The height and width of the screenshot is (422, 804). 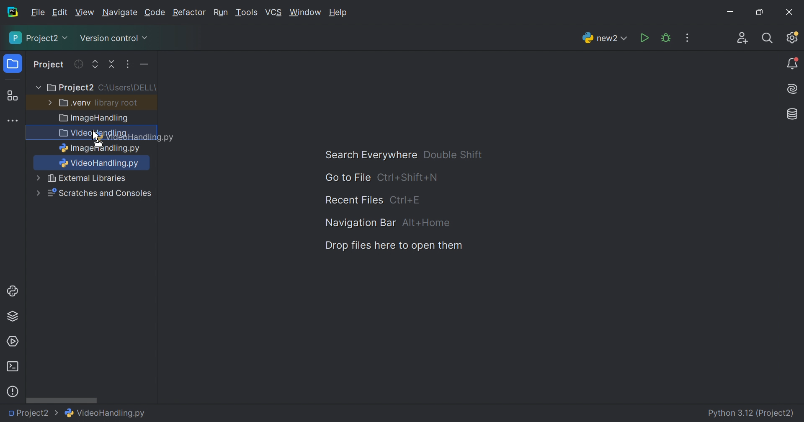 I want to click on Minimize, so click(x=733, y=13).